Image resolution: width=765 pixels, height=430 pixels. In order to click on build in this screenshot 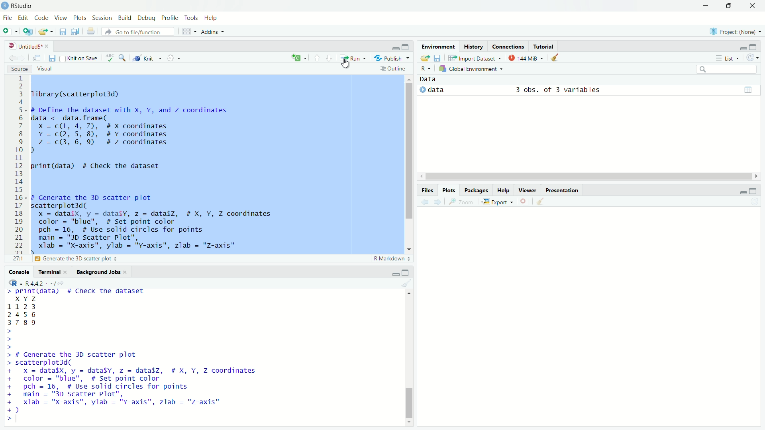, I will do `click(126, 18)`.